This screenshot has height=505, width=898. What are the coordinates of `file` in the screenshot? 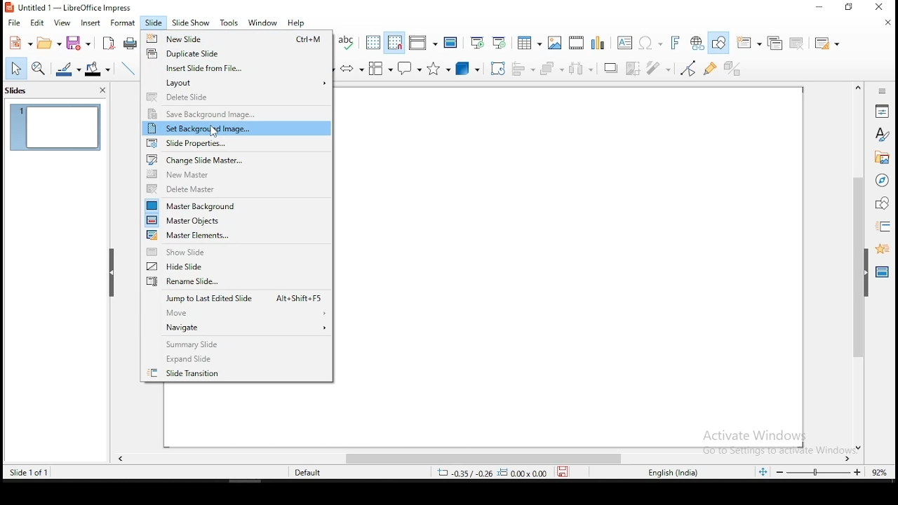 It's located at (13, 23).